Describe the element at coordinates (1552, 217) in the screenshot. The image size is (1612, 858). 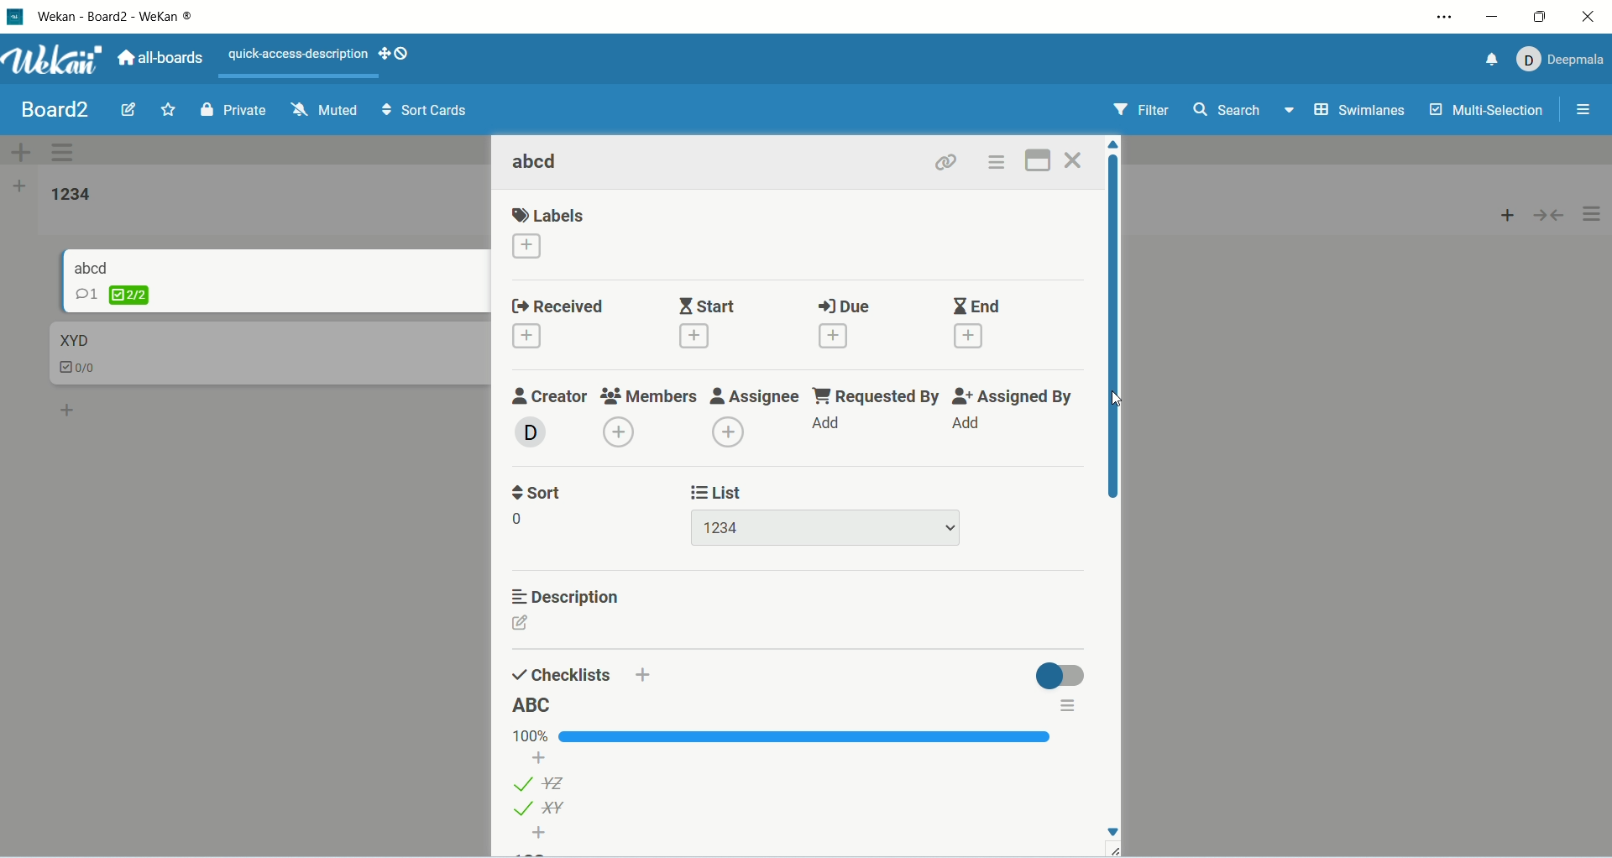
I see `collapse` at that location.